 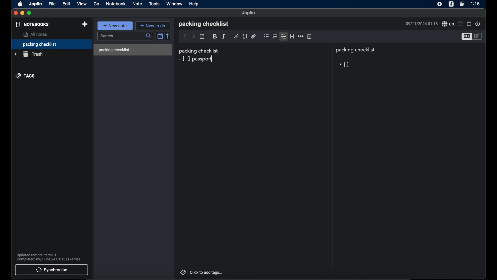 I want to click on control center, so click(x=463, y=4).